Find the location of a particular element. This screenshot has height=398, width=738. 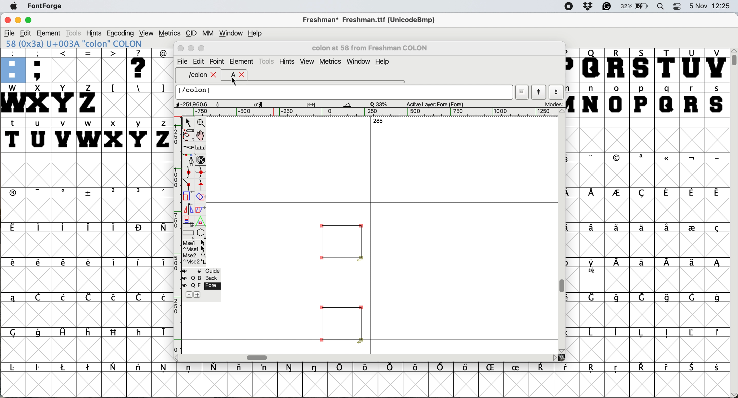

symbol is located at coordinates (417, 368).